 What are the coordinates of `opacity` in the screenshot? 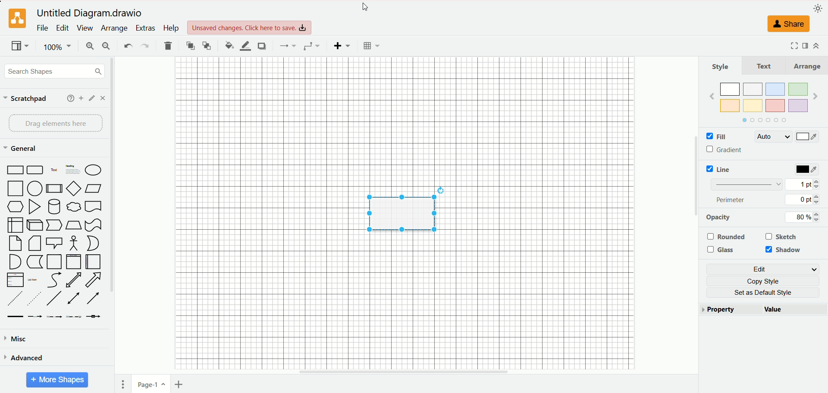 It's located at (719, 217).